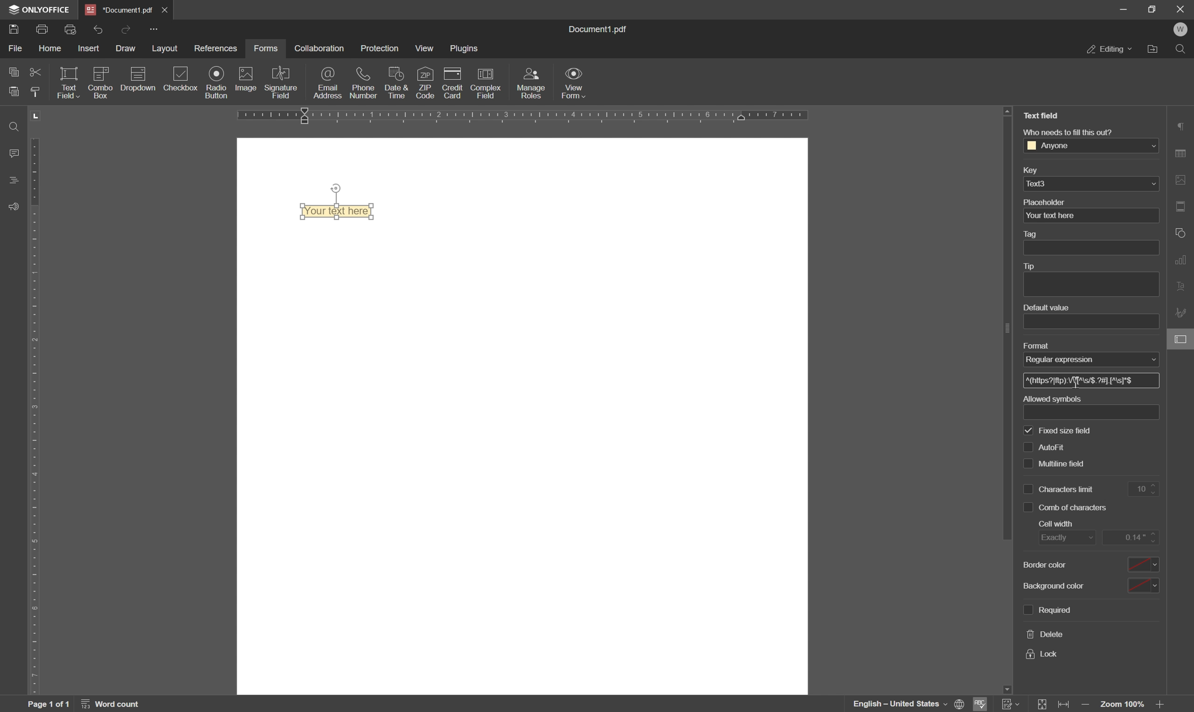 This screenshot has height=712, width=1194. What do you see at coordinates (1152, 49) in the screenshot?
I see `open file location` at bounding box center [1152, 49].